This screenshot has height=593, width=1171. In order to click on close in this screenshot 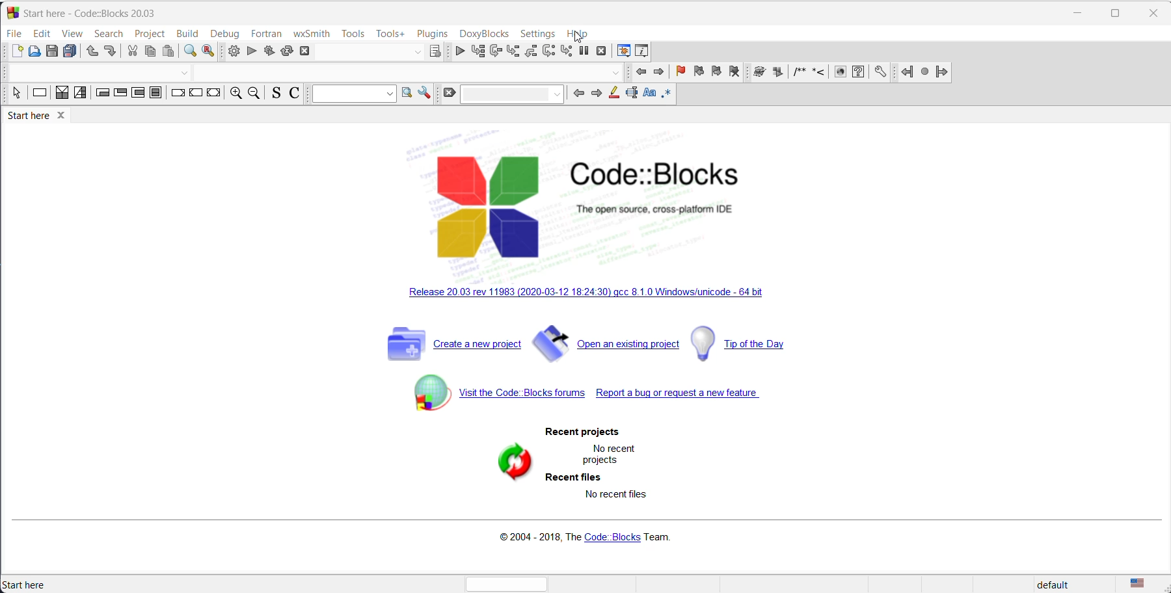, I will do `click(1151, 14)`.